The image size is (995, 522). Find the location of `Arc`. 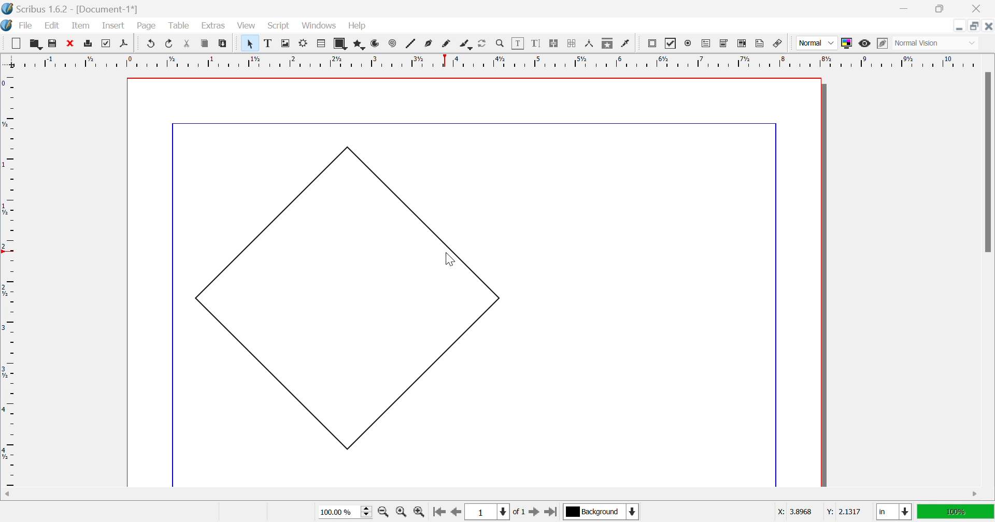

Arc is located at coordinates (375, 43).